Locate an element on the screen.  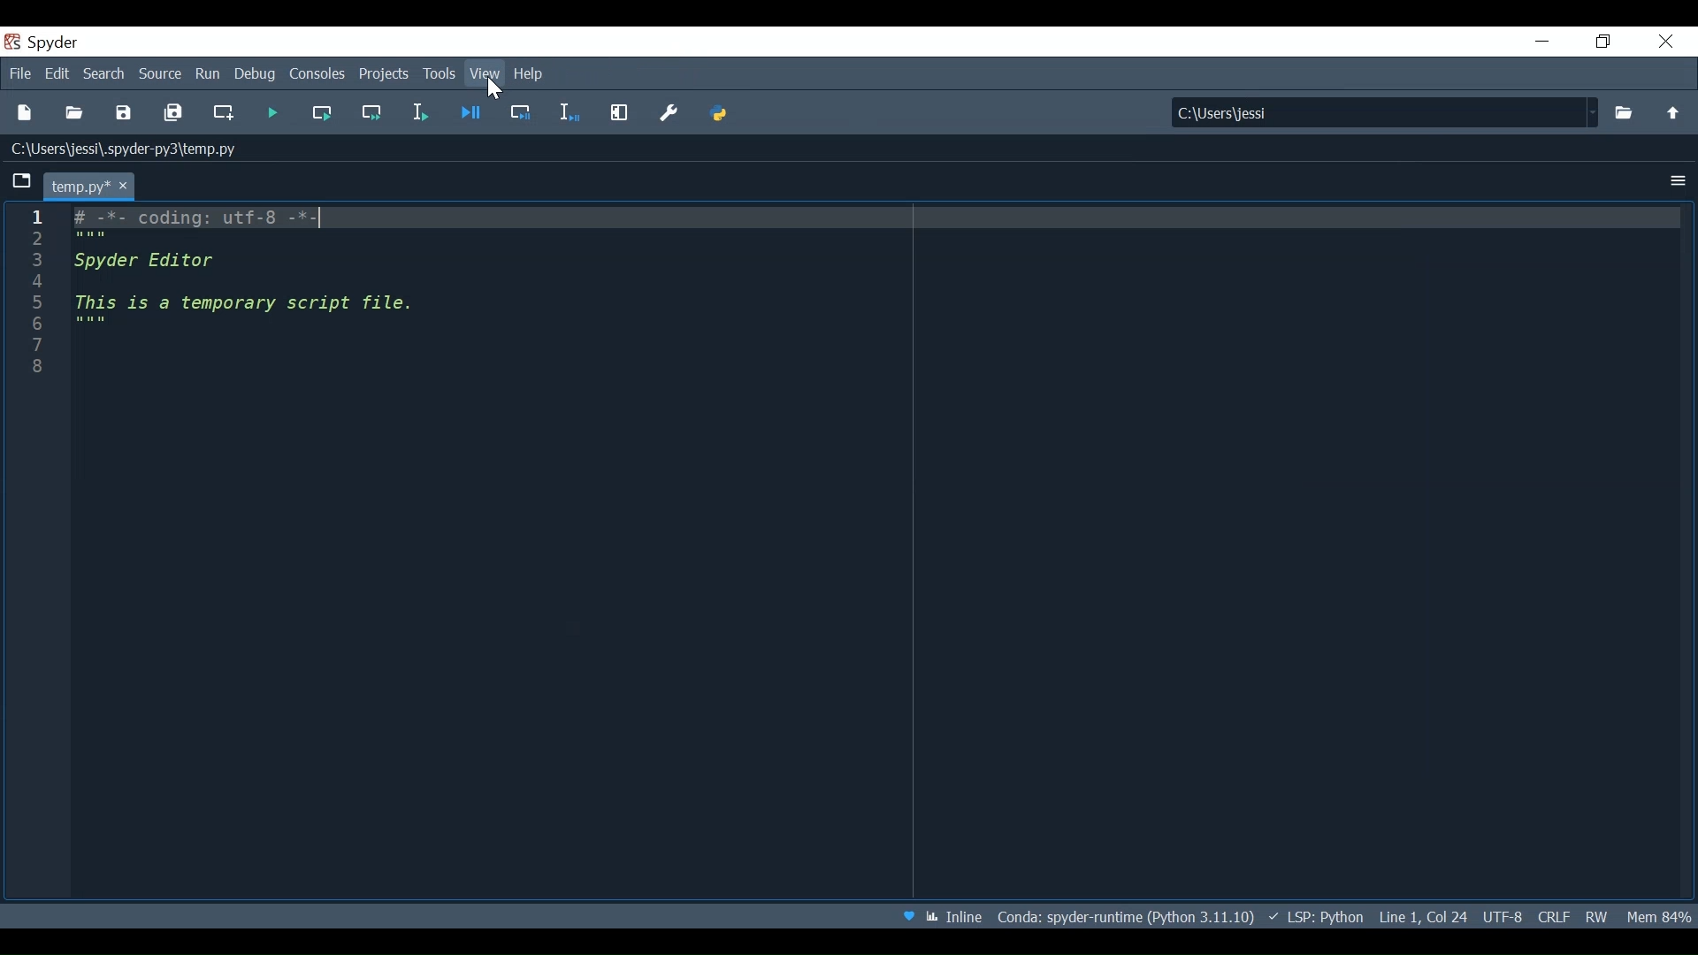
Restore is located at coordinates (1602, 42).